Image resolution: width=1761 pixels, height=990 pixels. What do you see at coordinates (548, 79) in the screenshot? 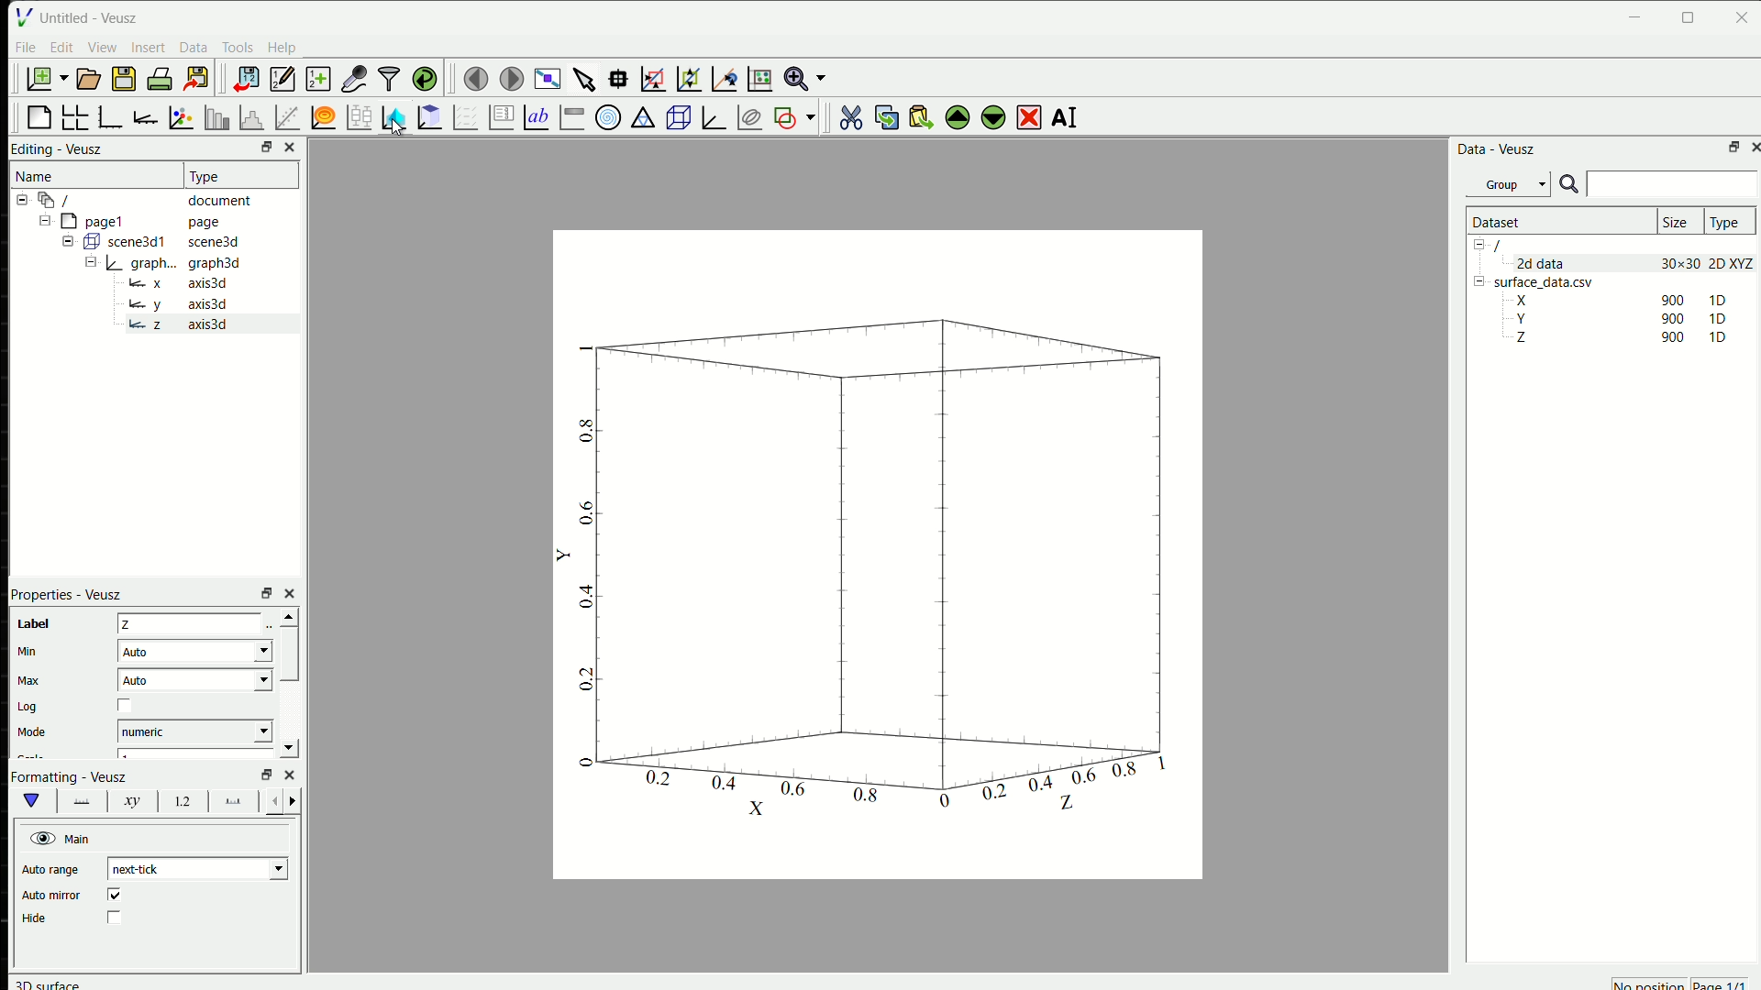
I see `view plot full screen` at bounding box center [548, 79].